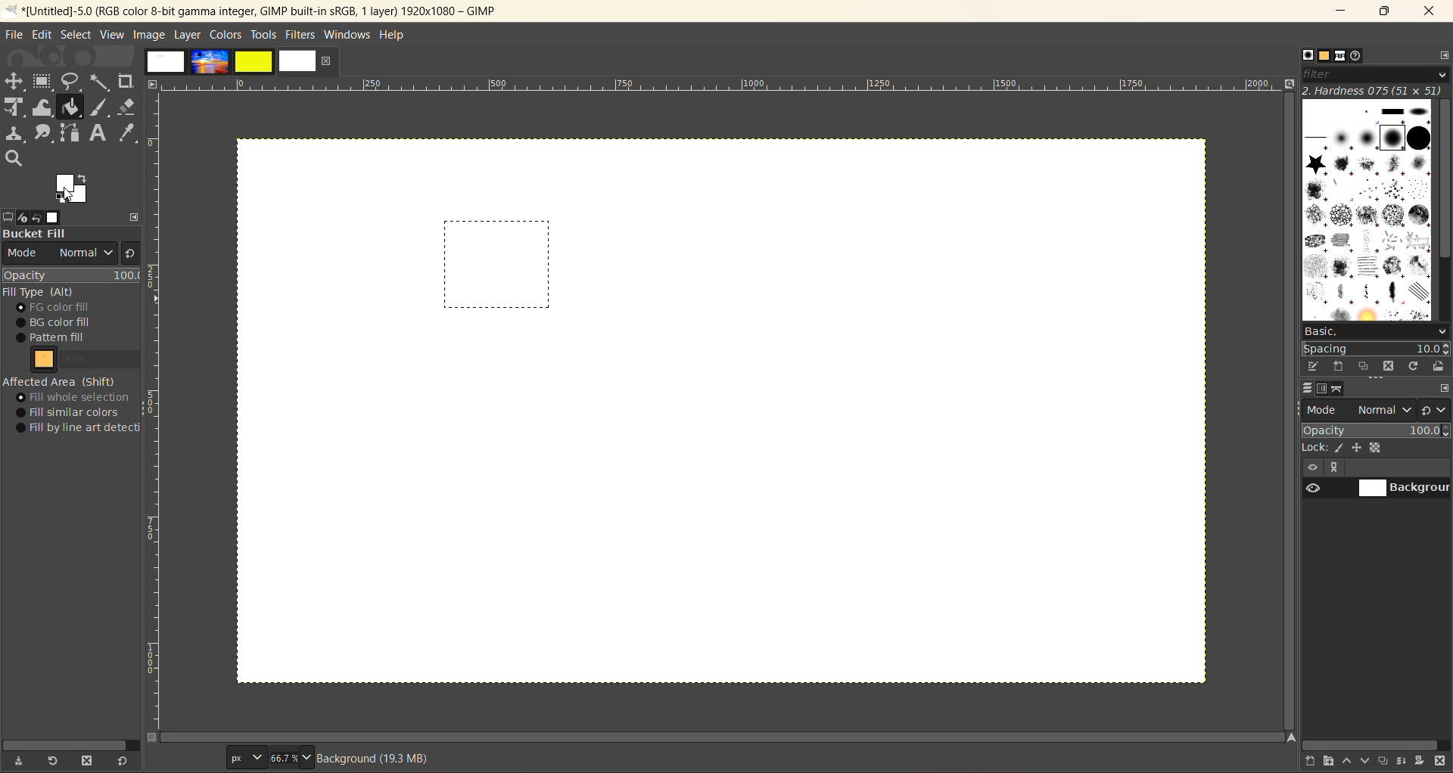 The image size is (1453, 773). I want to click on brushes, so click(1308, 56).